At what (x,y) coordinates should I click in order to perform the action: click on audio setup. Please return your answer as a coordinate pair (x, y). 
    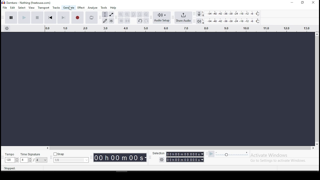
    Looking at the image, I should click on (162, 18).